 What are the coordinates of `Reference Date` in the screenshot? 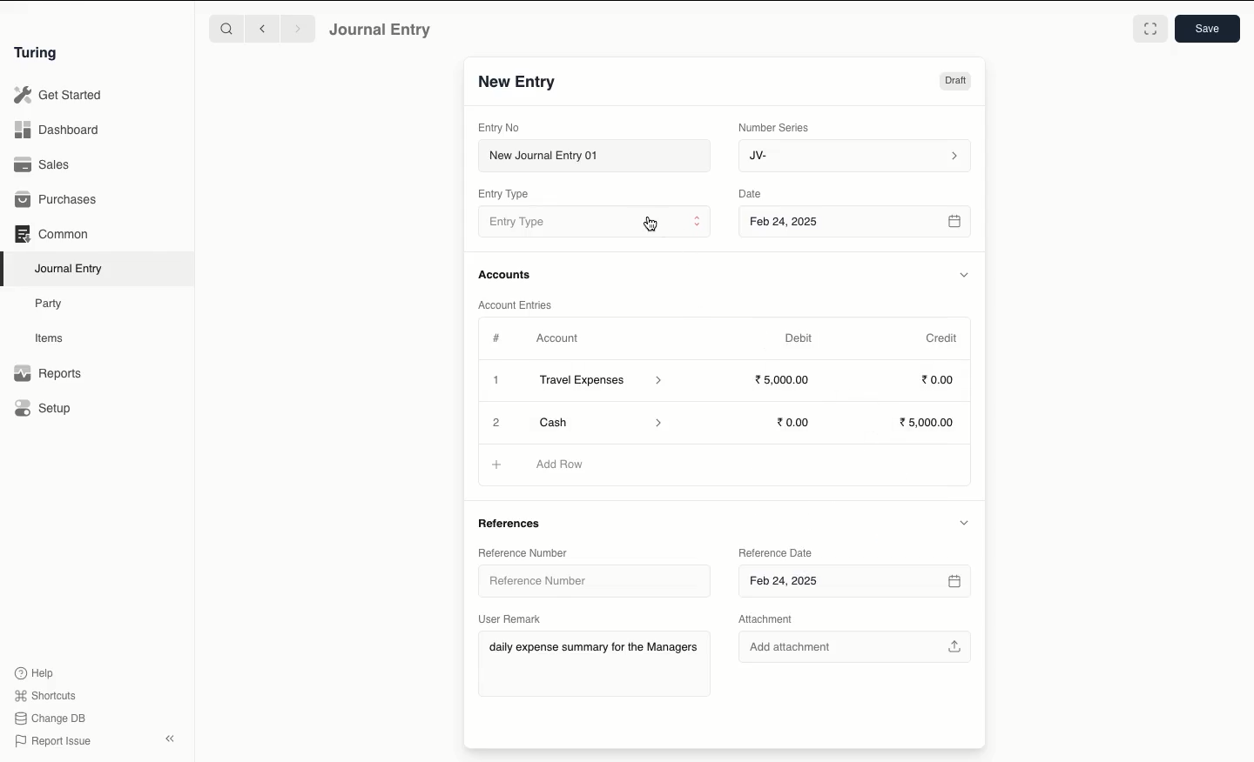 It's located at (775, 554).